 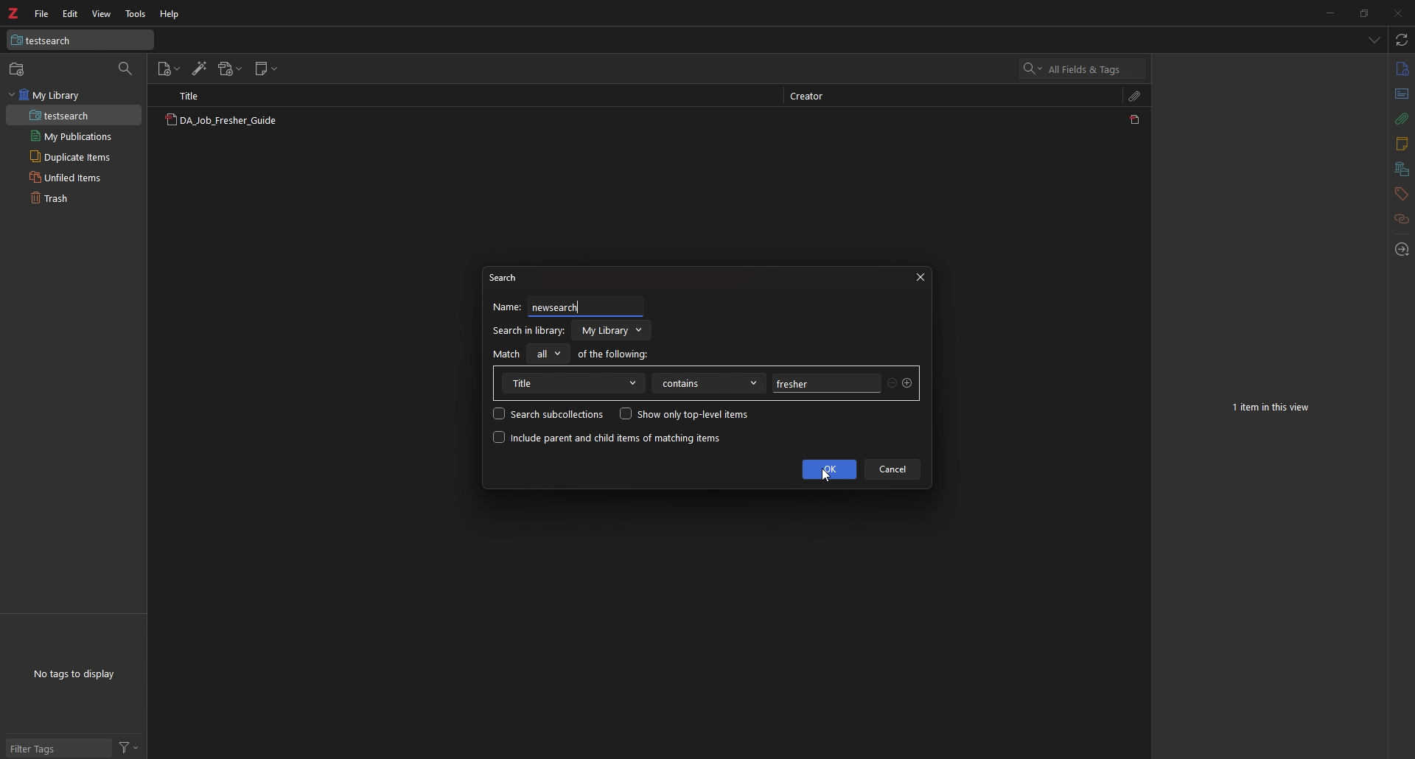 I want to click on contains, so click(x=709, y=383).